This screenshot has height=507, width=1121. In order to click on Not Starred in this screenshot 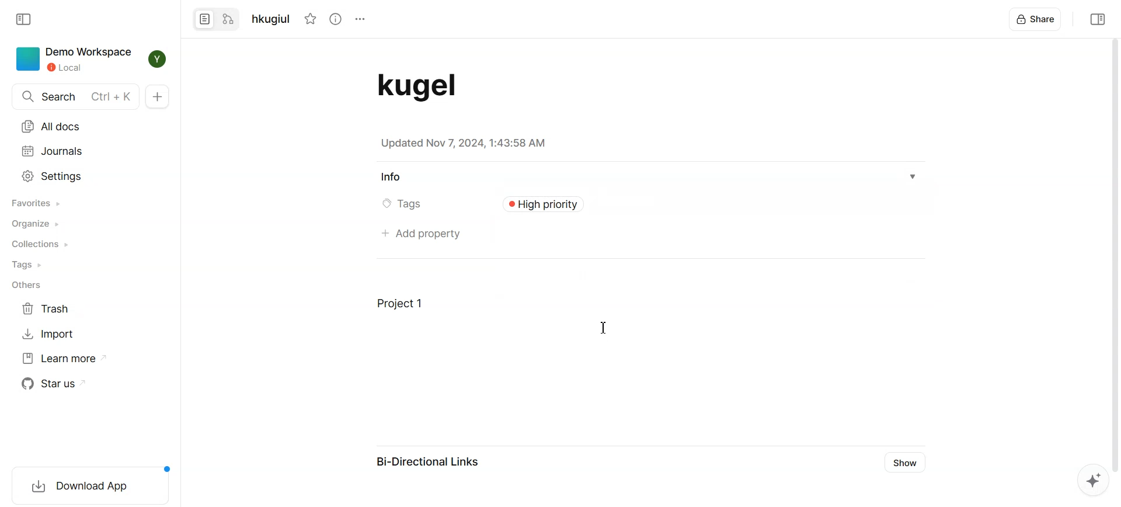, I will do `click(311, 19)`.